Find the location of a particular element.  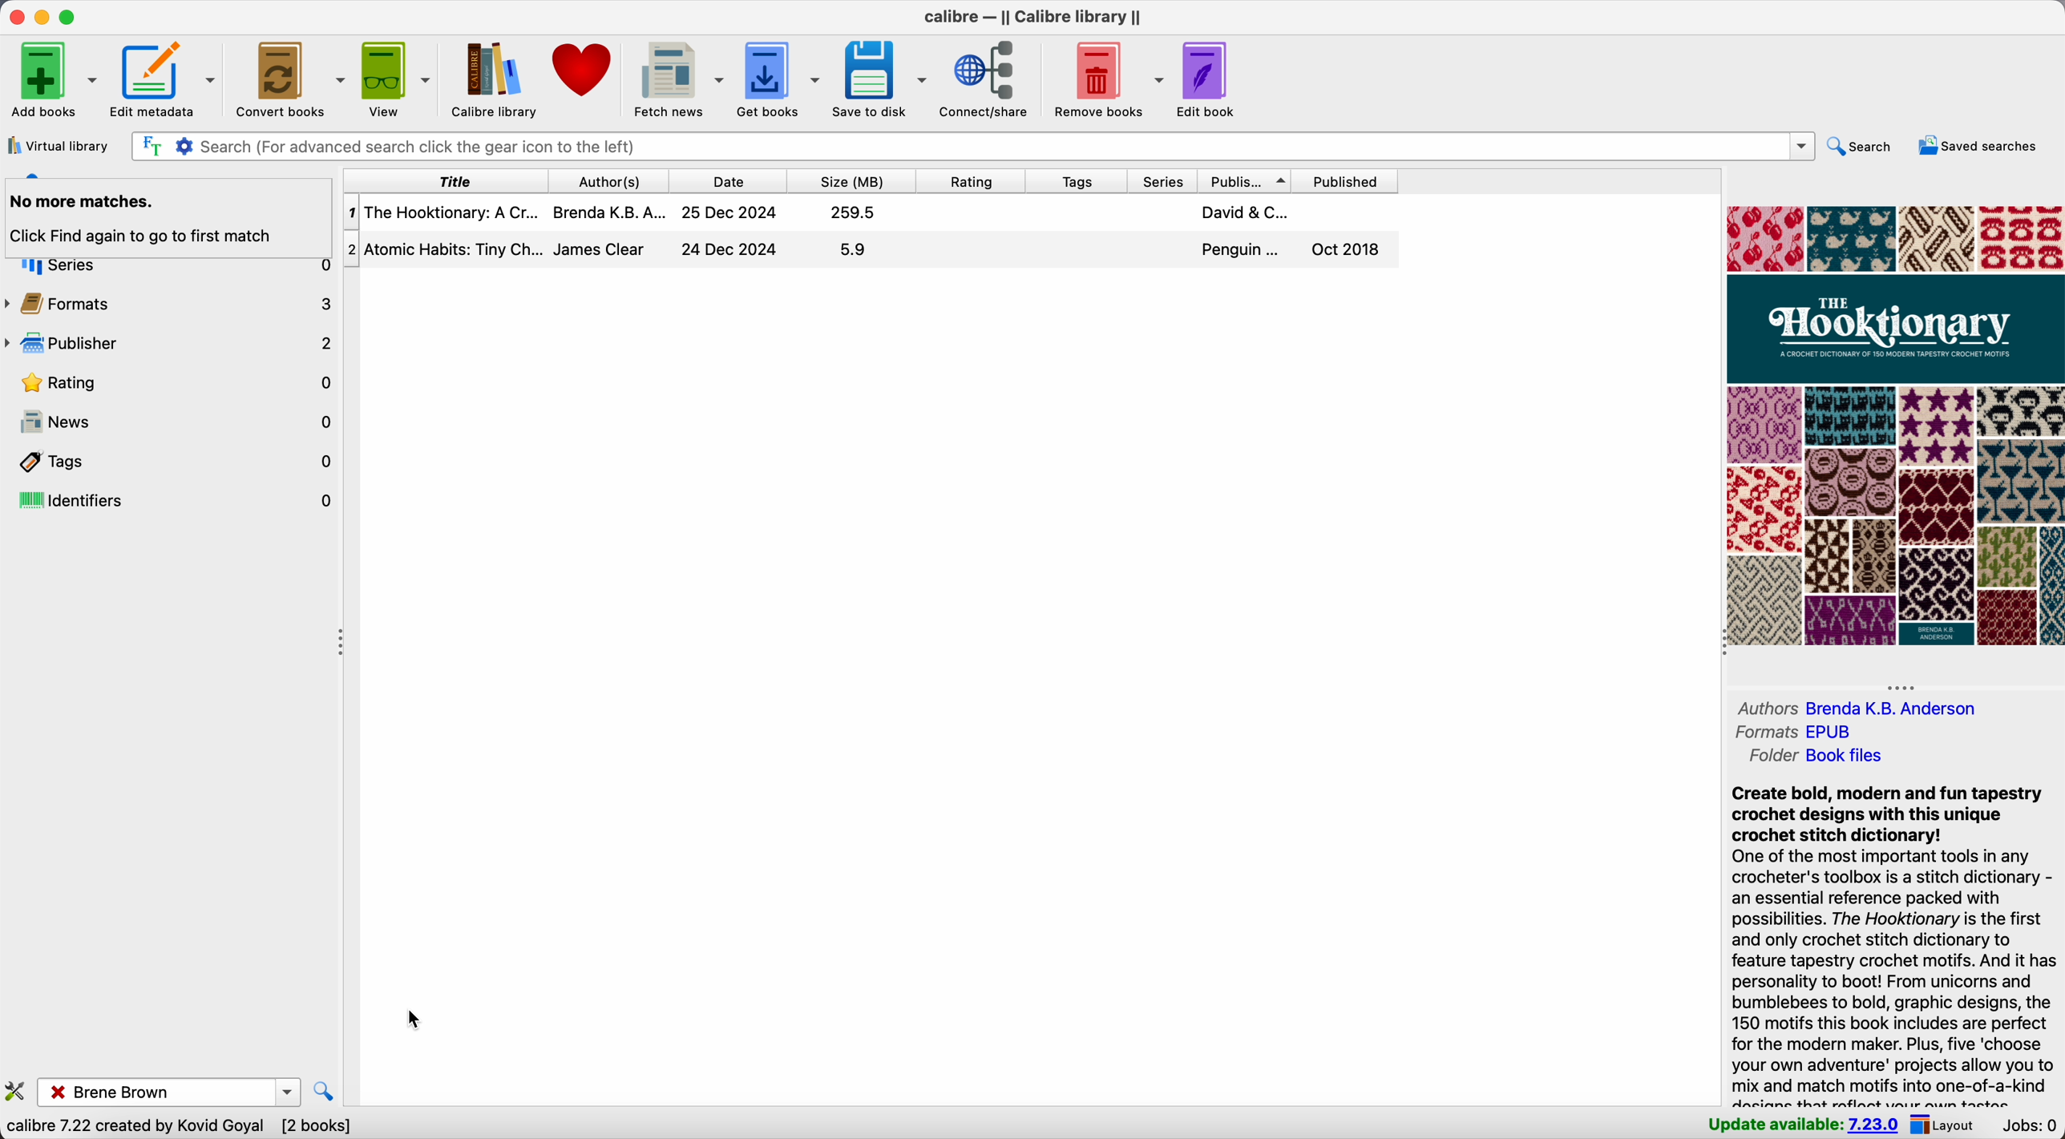

synopsis is located at coordinates (1896, 943).